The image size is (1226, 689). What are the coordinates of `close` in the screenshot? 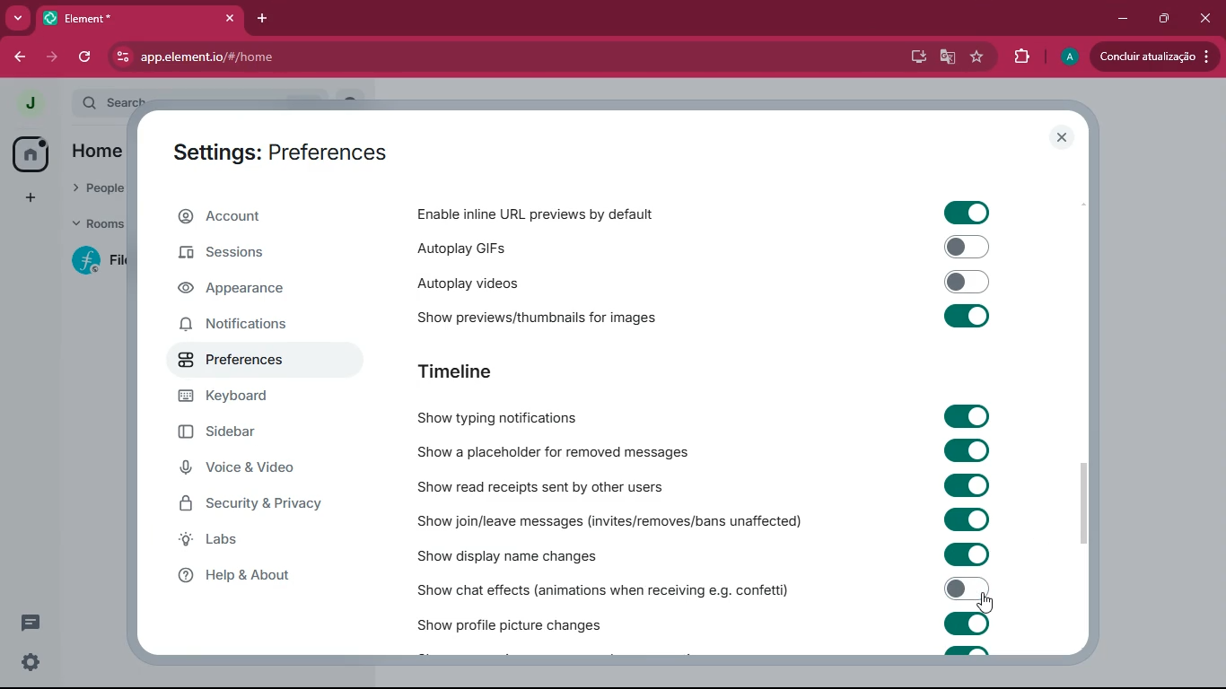 It's located at (1063, 137).